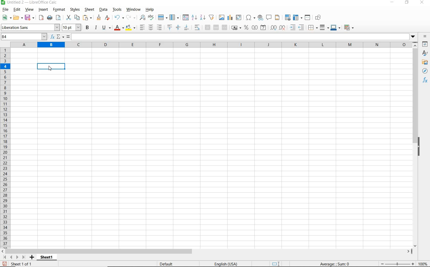 The height and width of the screenshot is (267, 430). I want to click on cut, so click(69, 17).